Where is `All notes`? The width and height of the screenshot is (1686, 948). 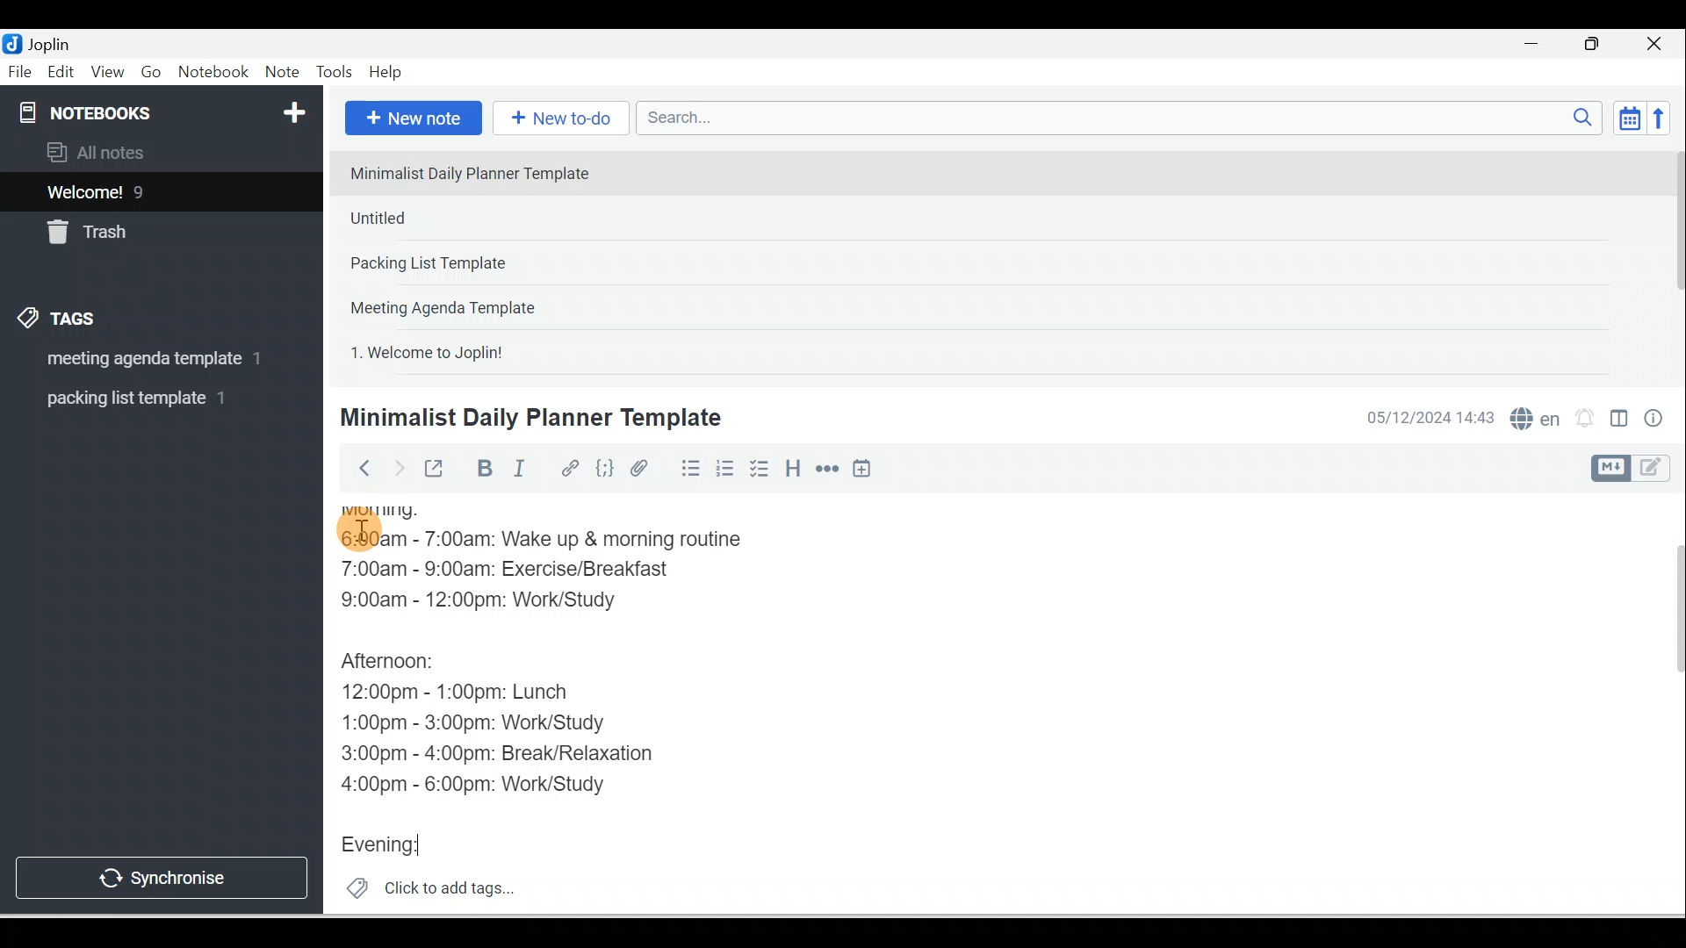
All notes is located at coordinates (159, 152).